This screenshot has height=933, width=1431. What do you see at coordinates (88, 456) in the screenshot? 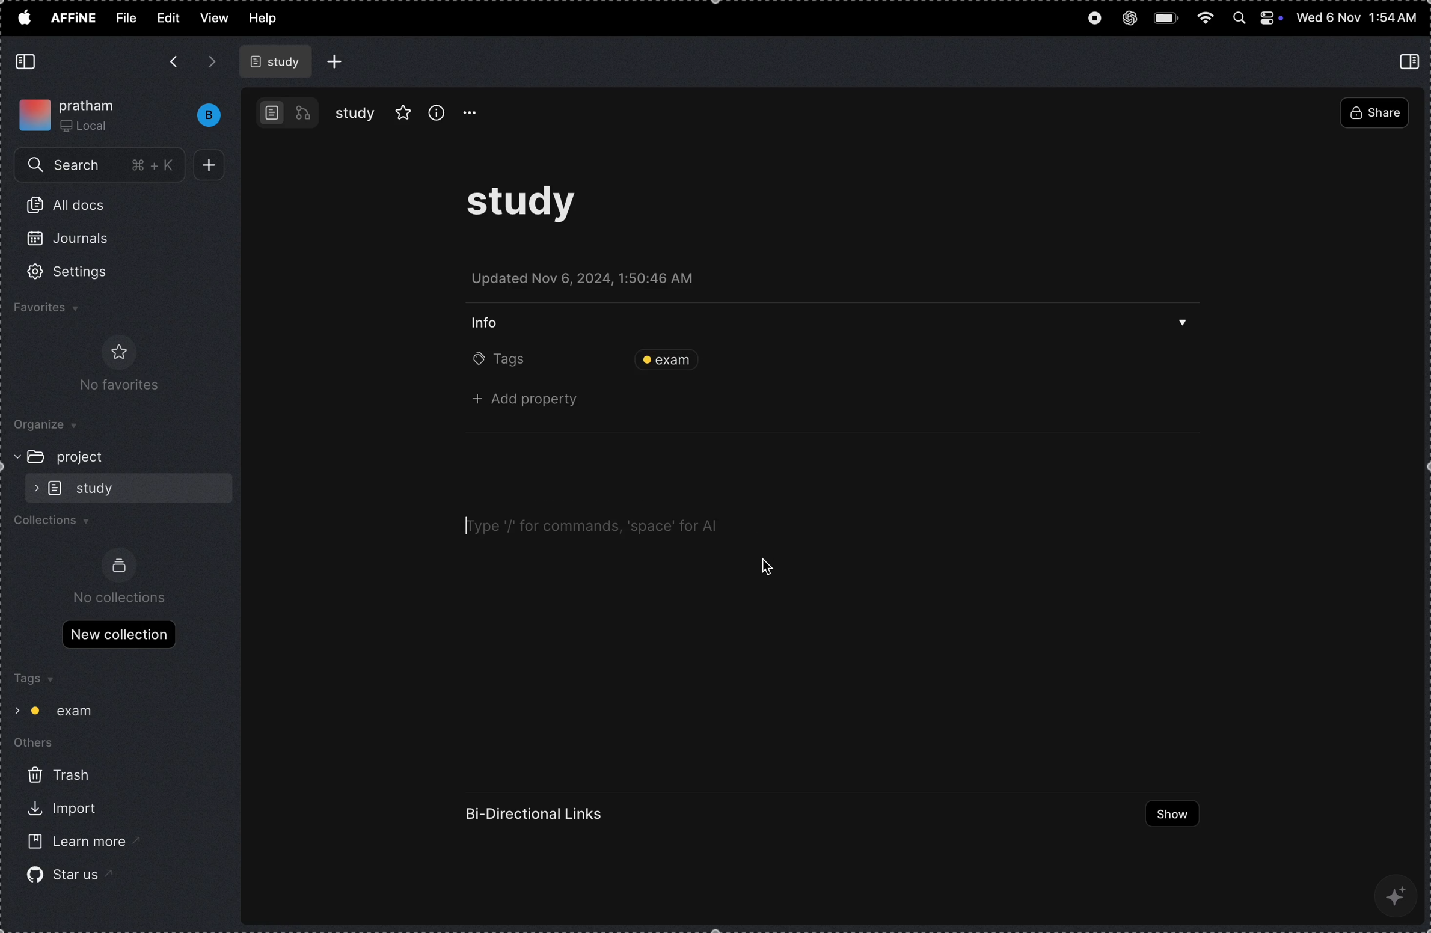
I see `project` at bounding box center [88, 456].